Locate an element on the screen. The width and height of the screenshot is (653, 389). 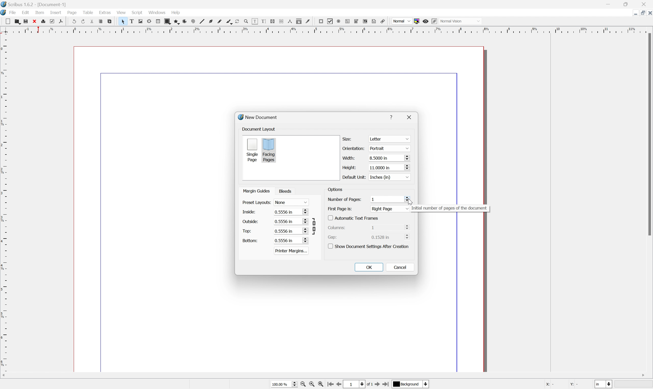
pdf radio button is located at coordinates (339, 20).